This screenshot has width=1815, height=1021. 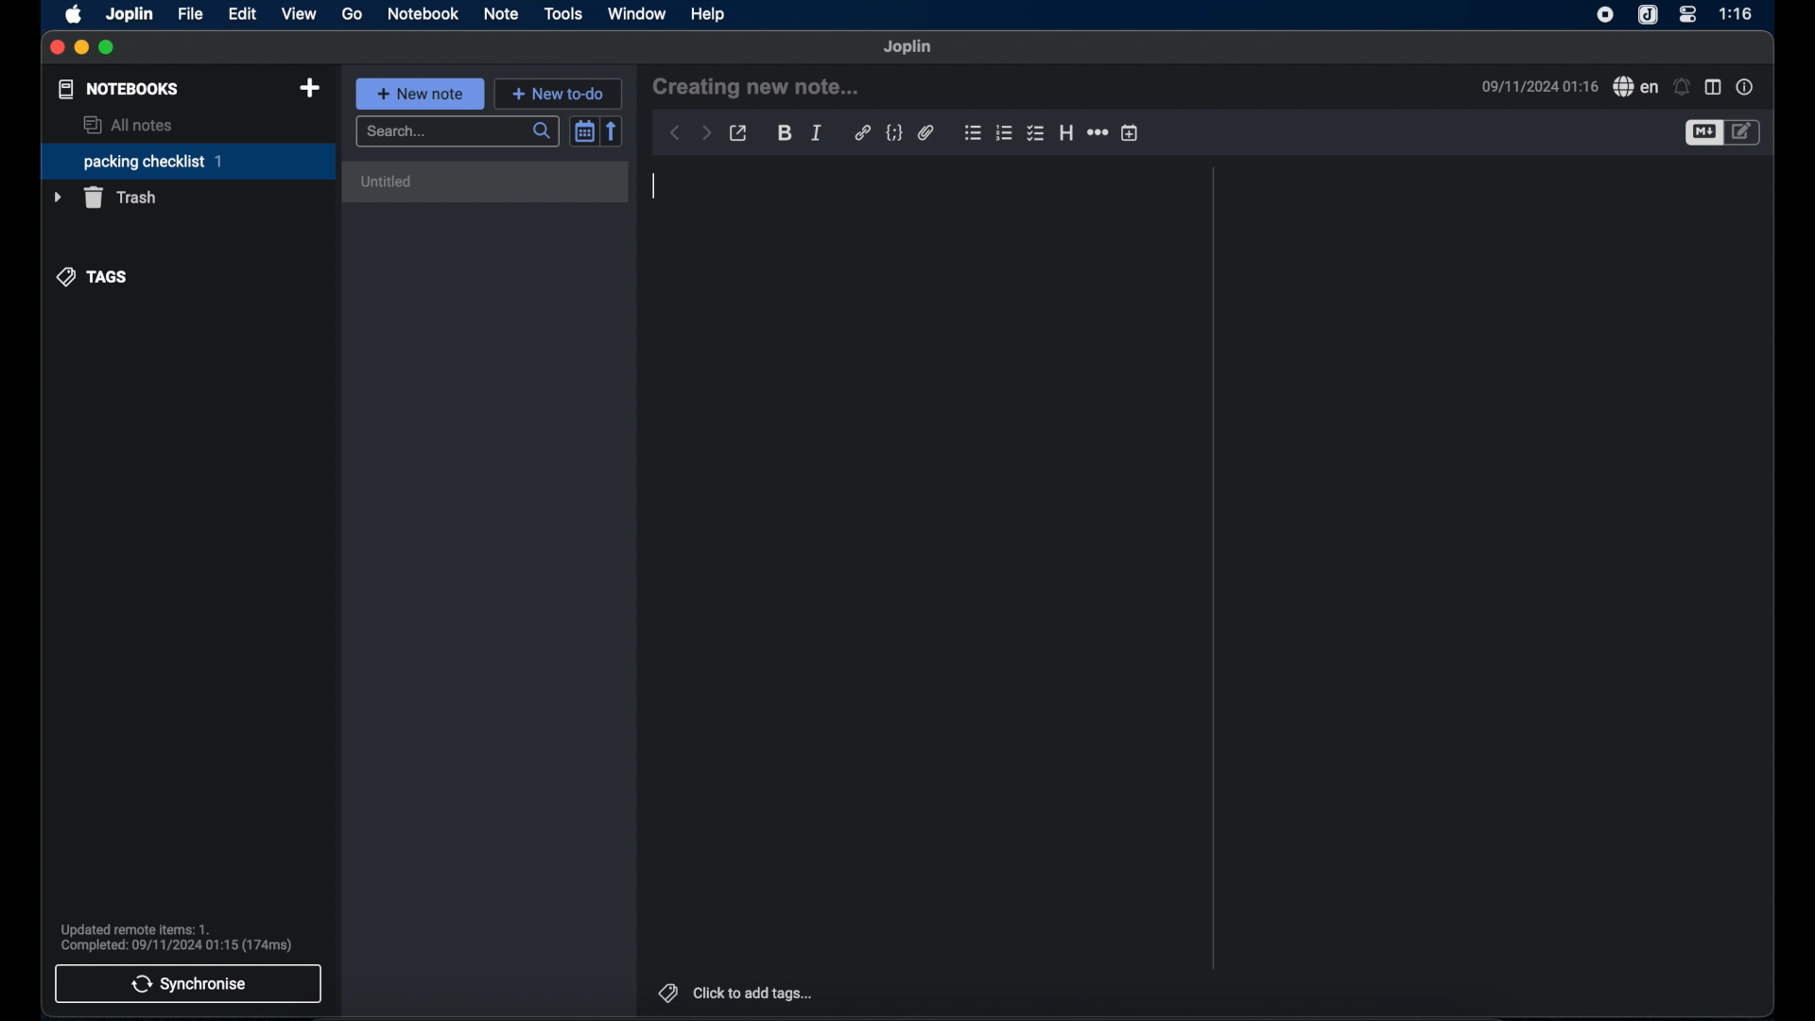 I want to click on apple icon, so click(x=73, y=15).